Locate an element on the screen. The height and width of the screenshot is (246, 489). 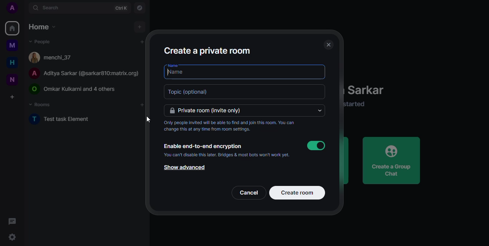
You can't disable this later. Bridges & most bots won't work yet. is located at coordinates (229, 154).